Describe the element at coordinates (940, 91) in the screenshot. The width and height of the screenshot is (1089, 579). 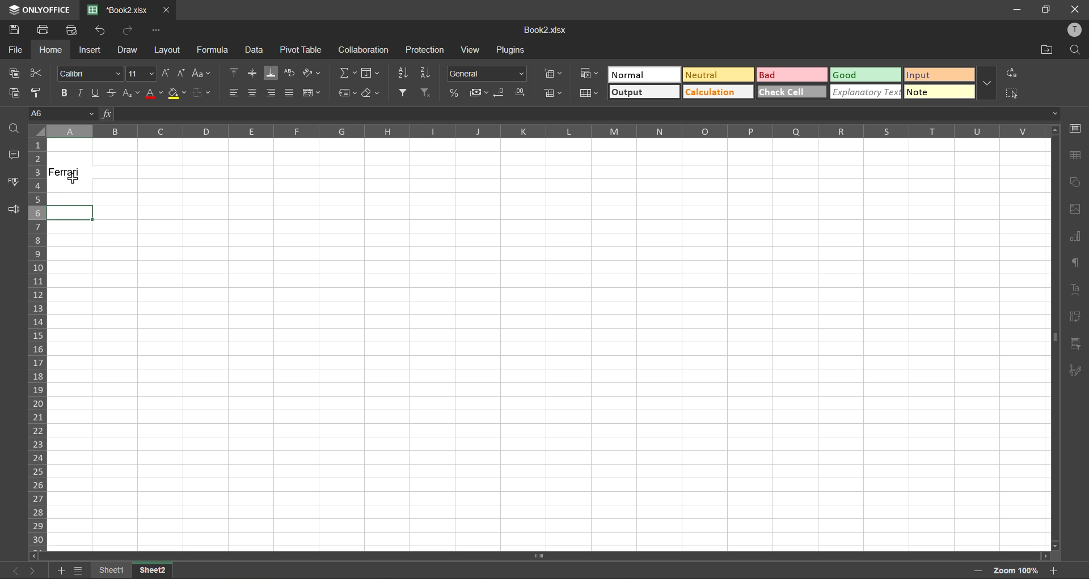
I see `note` at that location.